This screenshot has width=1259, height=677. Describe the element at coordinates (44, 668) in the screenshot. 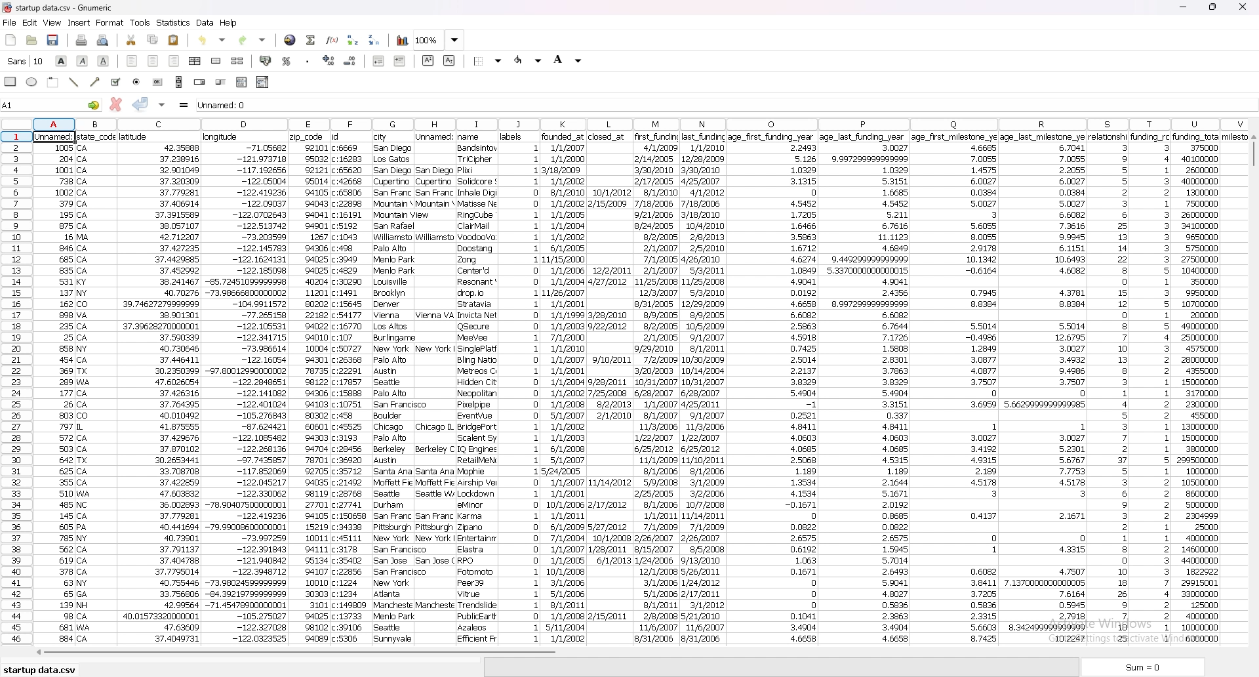

I see `startup. data.csv` at that location.